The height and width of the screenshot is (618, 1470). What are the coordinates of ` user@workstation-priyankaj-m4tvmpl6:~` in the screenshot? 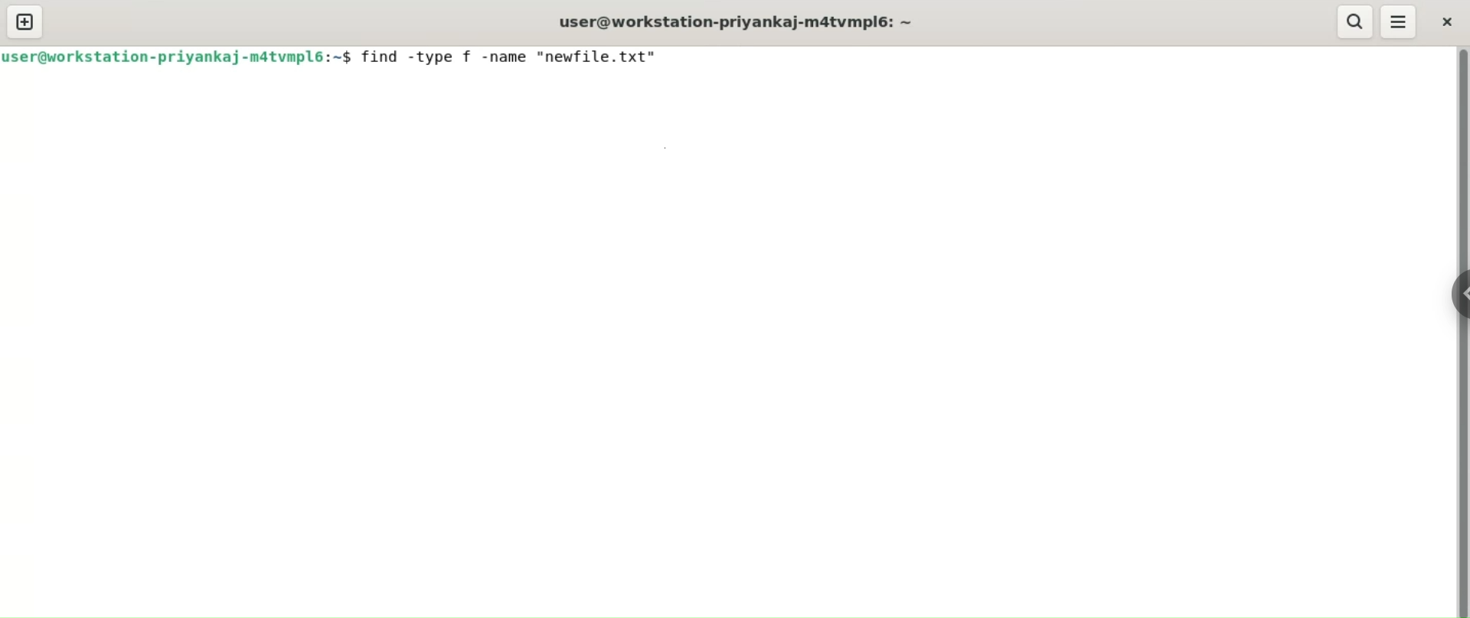 It's located at (738, 21).